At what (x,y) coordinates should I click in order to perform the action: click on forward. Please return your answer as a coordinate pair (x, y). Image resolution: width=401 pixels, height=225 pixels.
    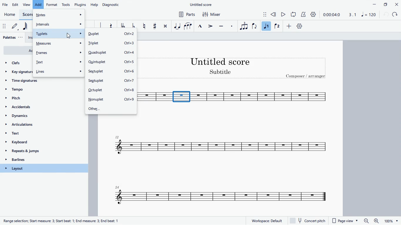
    Looking at the image, I should click on (396, 15).